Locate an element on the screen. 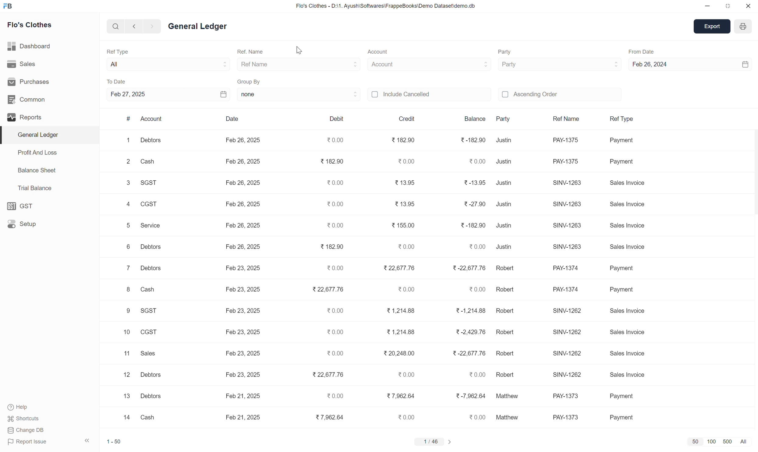 The height and width of the screenshot is (452, 758). justin is located at coordinates (505, 246).